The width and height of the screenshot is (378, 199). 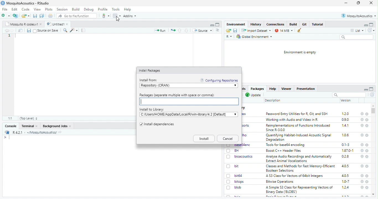 What do you see at coordinates (237, 166) in the screenshot?
I see `bit` at bounding box center [237, 166].